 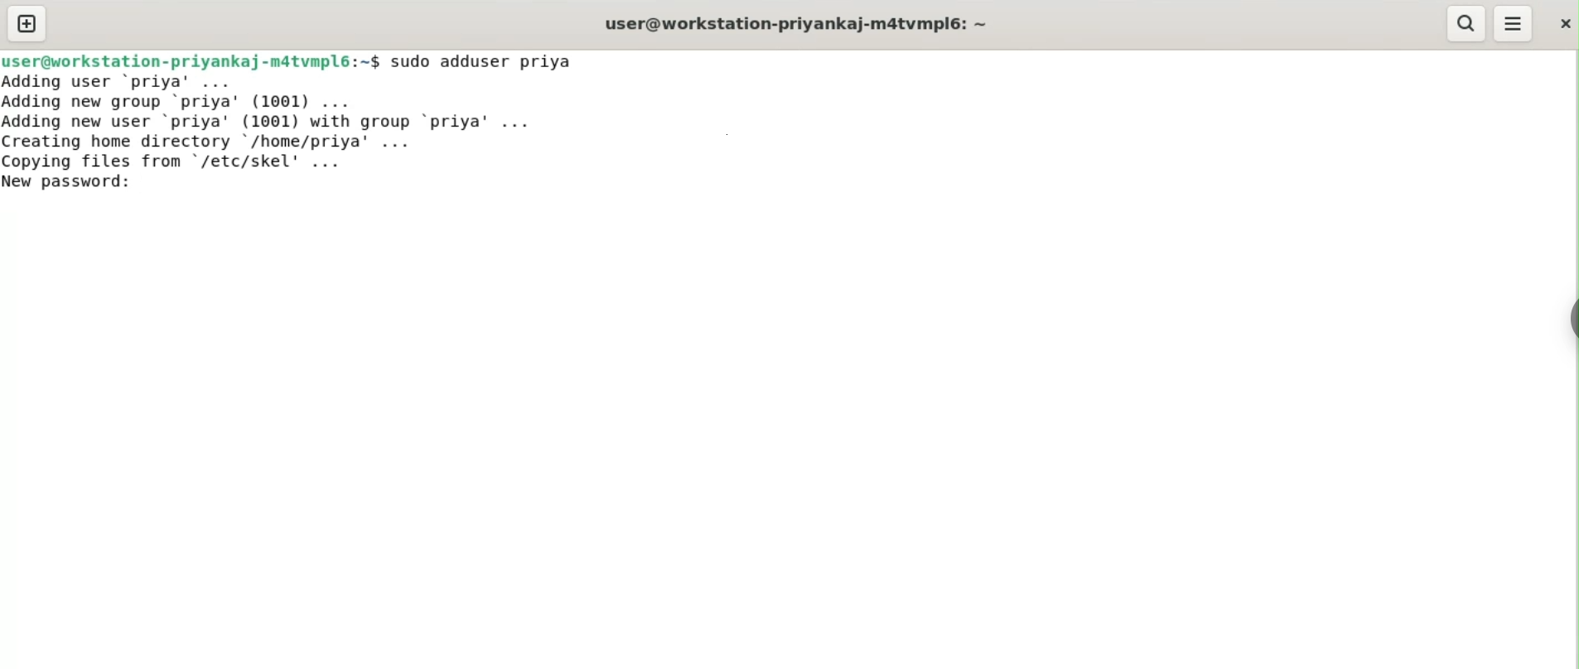 I want to click on sudo adduser priya, so click(x=493, y=61).